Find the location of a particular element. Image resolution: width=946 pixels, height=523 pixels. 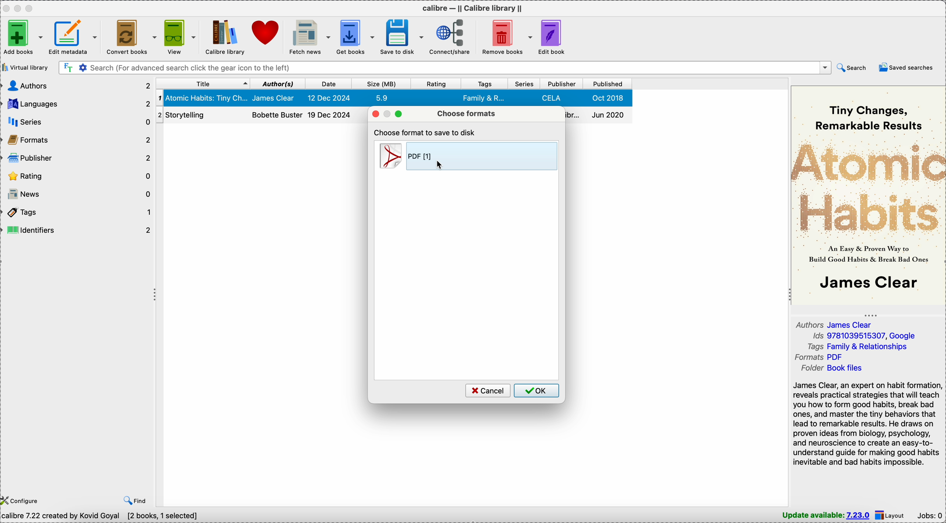

cursor is located at coordinates (441, 165).